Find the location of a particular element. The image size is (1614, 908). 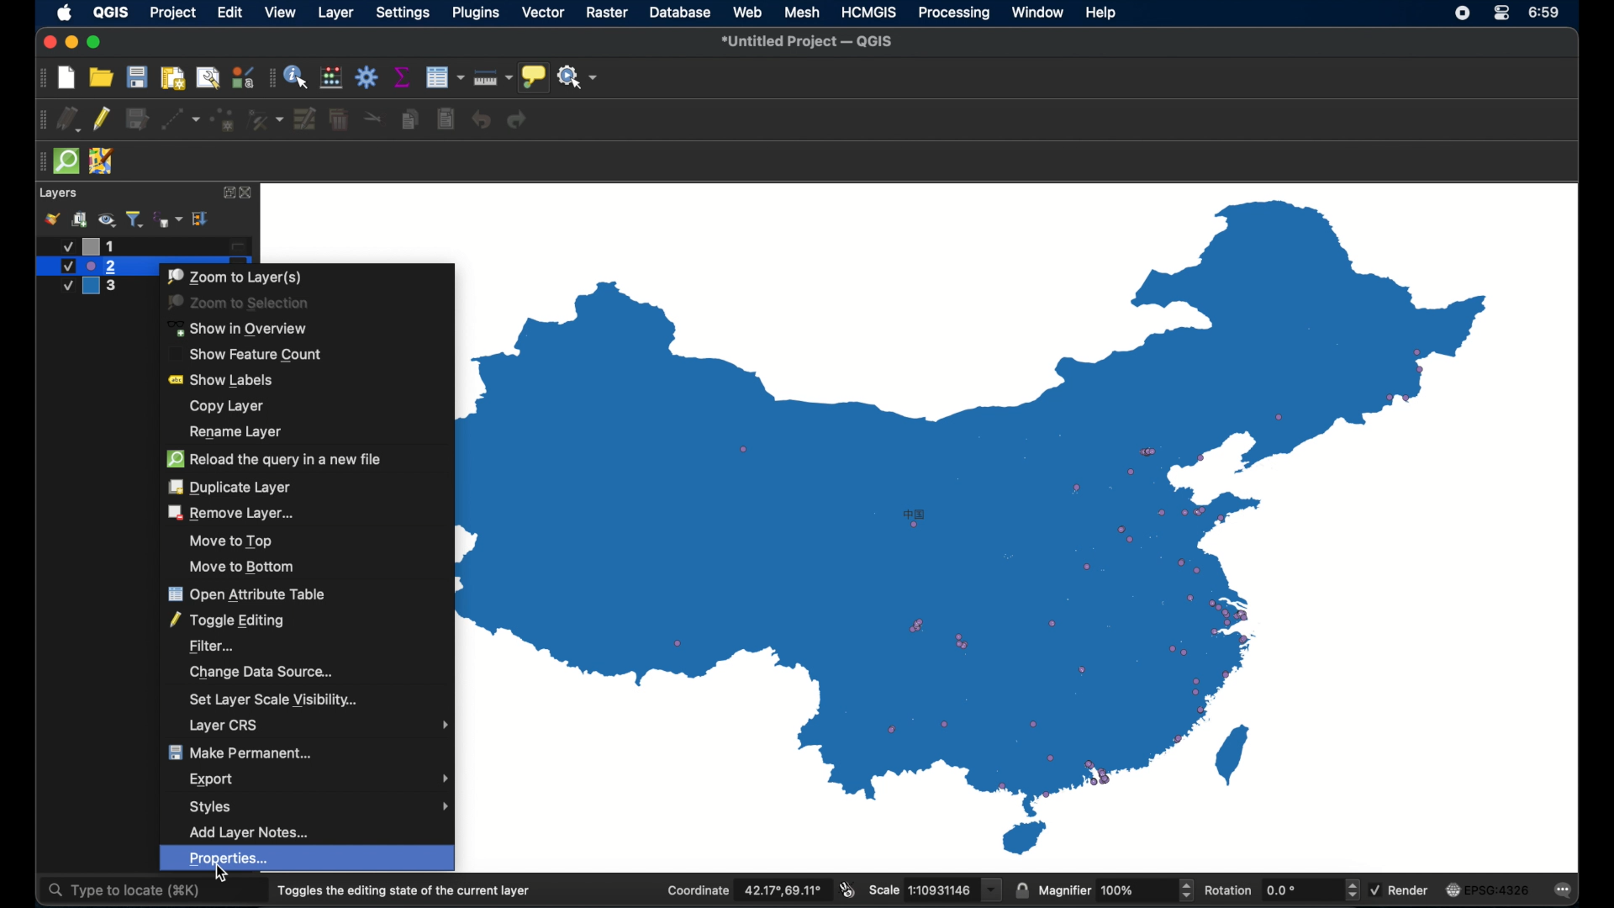

view is located at coordinates (282, 13).